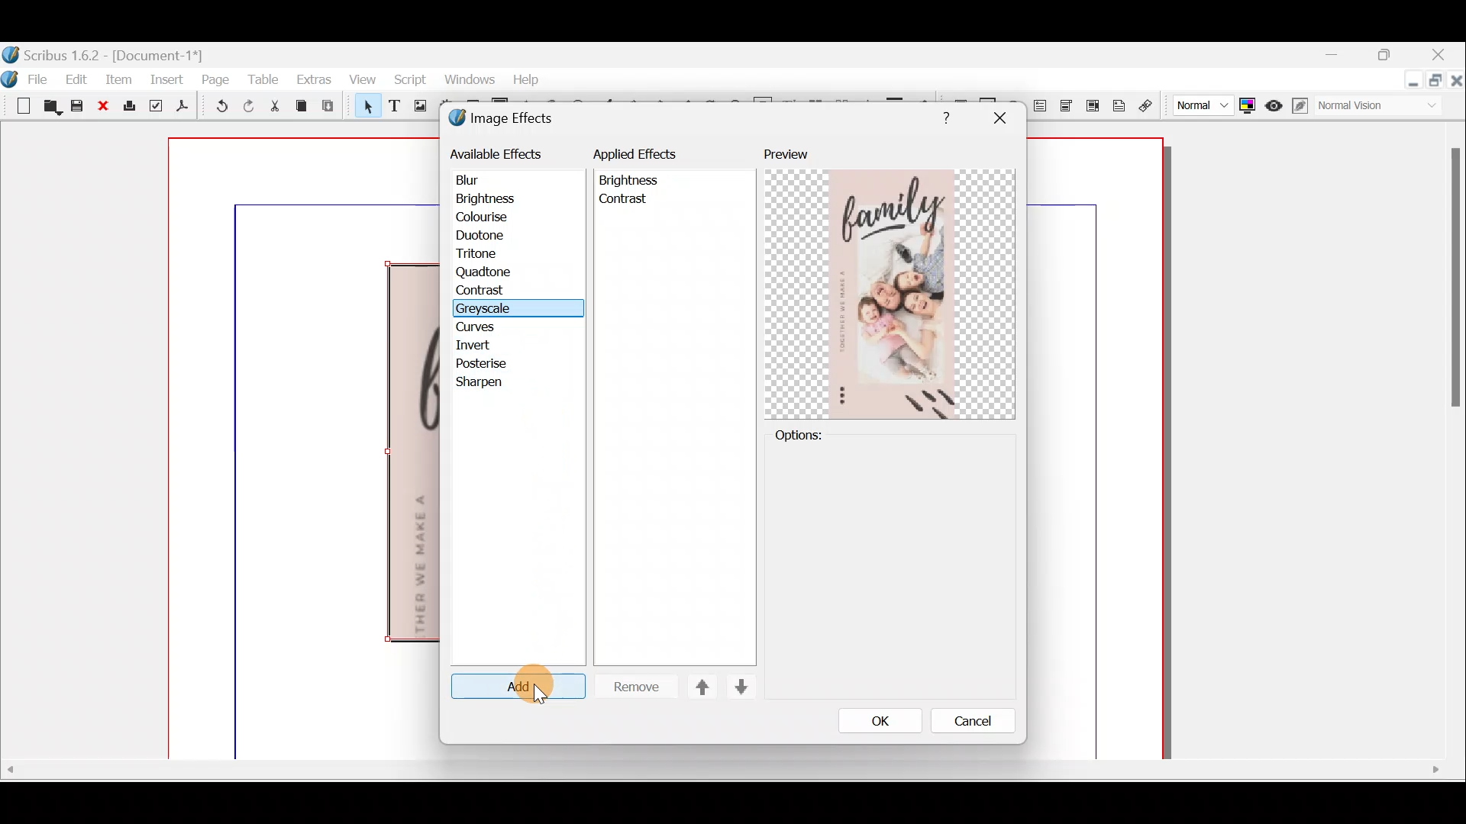 This screenshot has width=1466, height=824. I want to click on Scroll  bar, so click(731, 782).